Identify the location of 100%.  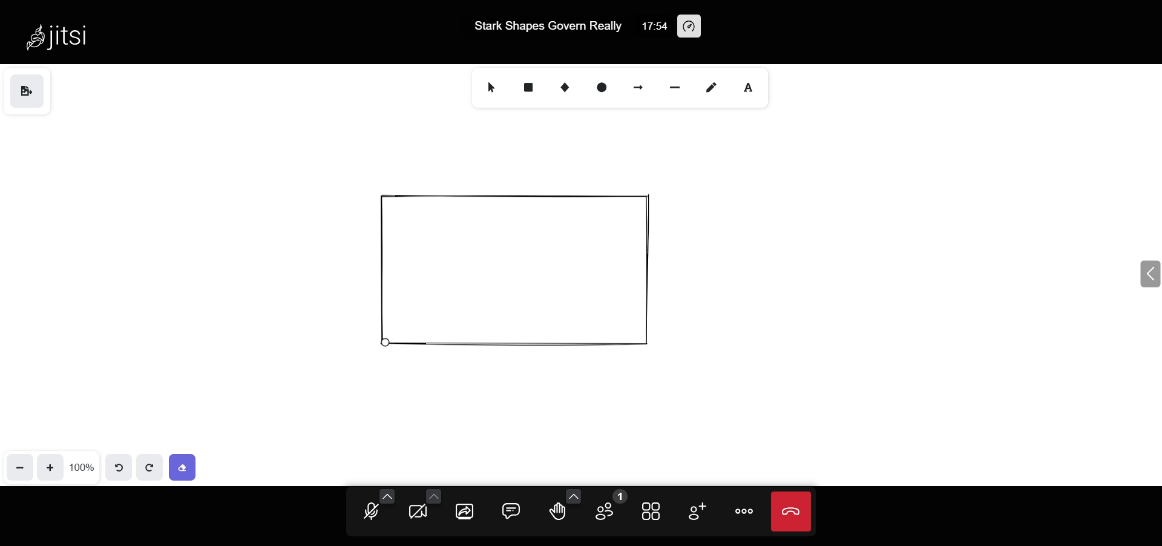
(82, 466).